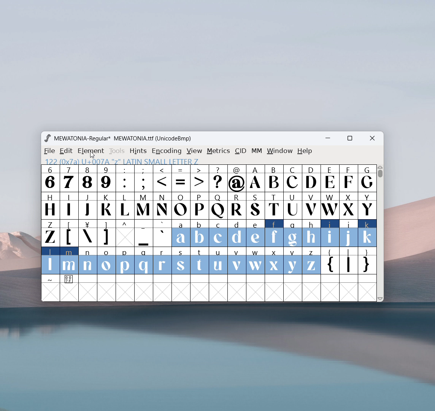  I want to click on D, so click(311, 178).